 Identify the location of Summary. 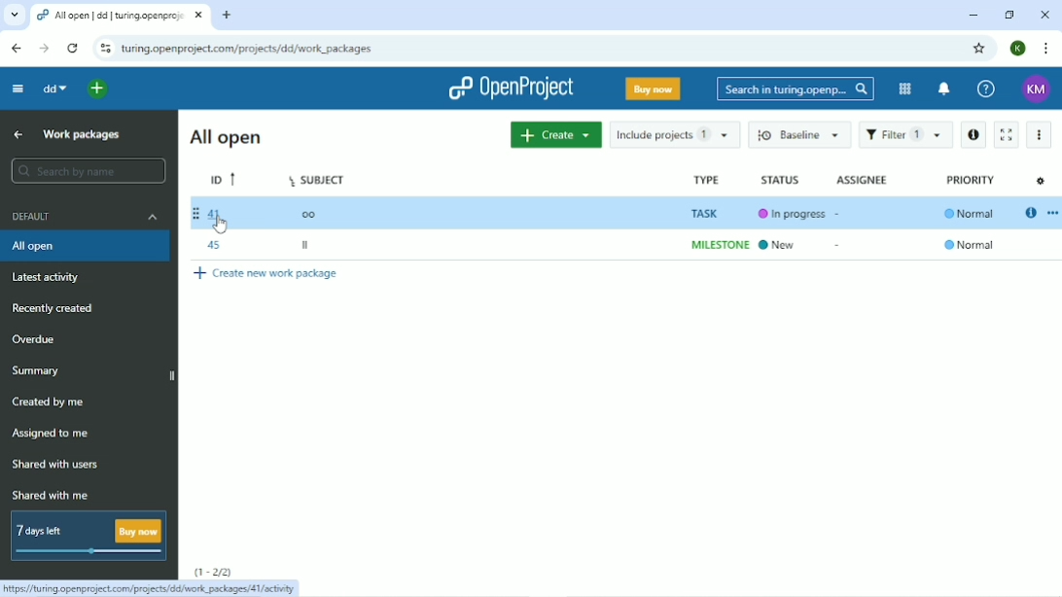
(37, 371).